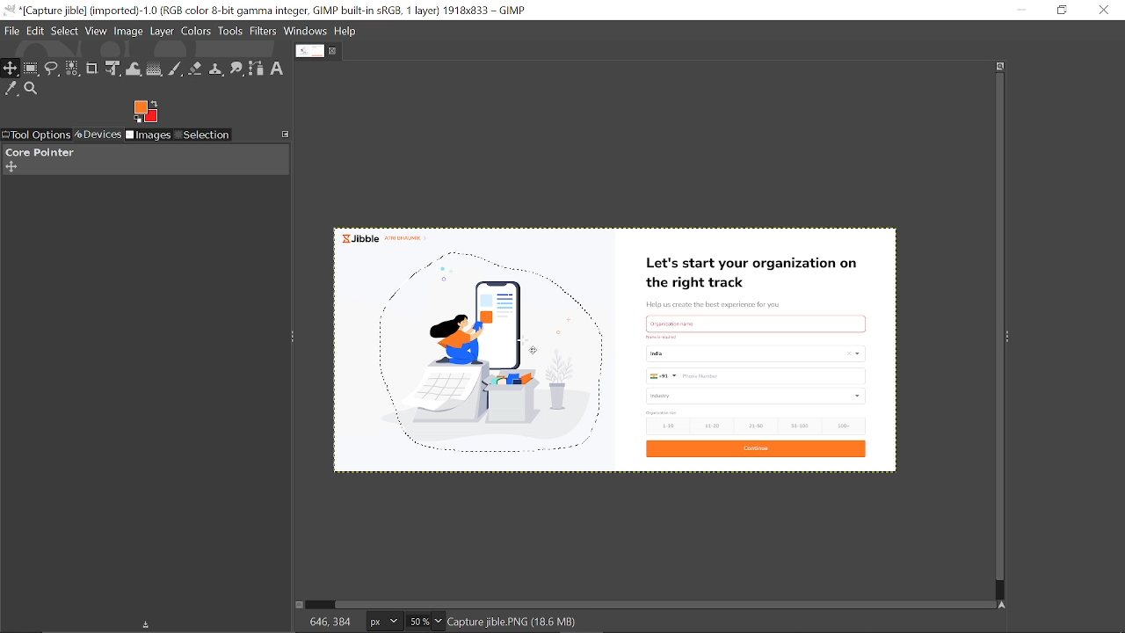 The width and height of the screenshot is (1125, 633). Describe the element at coordinates (713, 305) in the screenshot. I see `Help us create the best experience for you` at that location.